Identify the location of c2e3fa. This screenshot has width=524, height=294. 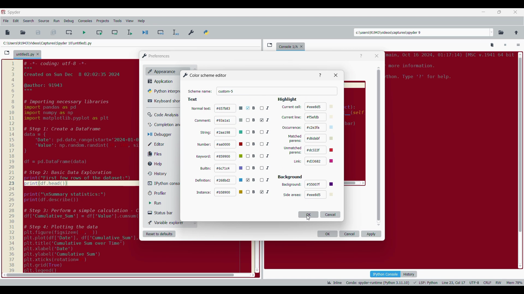
(320, 127).